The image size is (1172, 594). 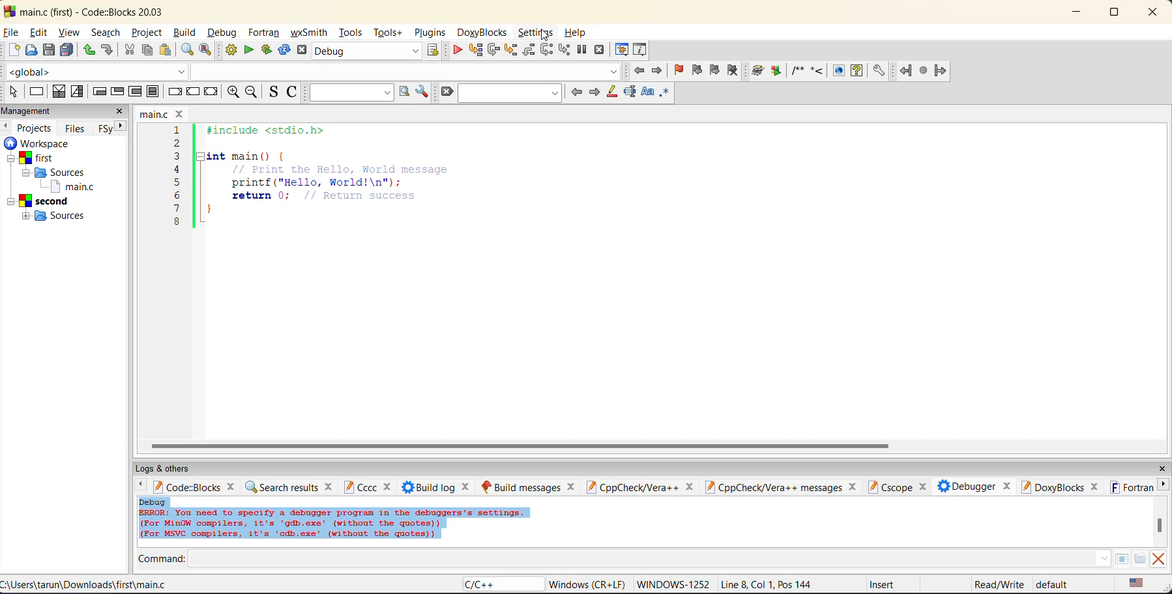 What do you see at coordinates (33, 51) in the screenshot?
I see `open` at bounding box center [33, 51].